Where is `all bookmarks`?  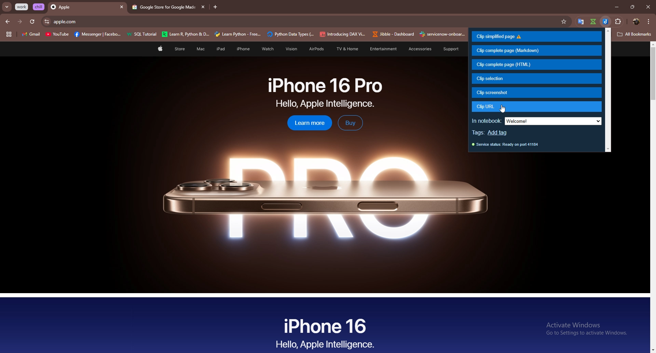 all bookmarks is located at coordinates (634, 35).